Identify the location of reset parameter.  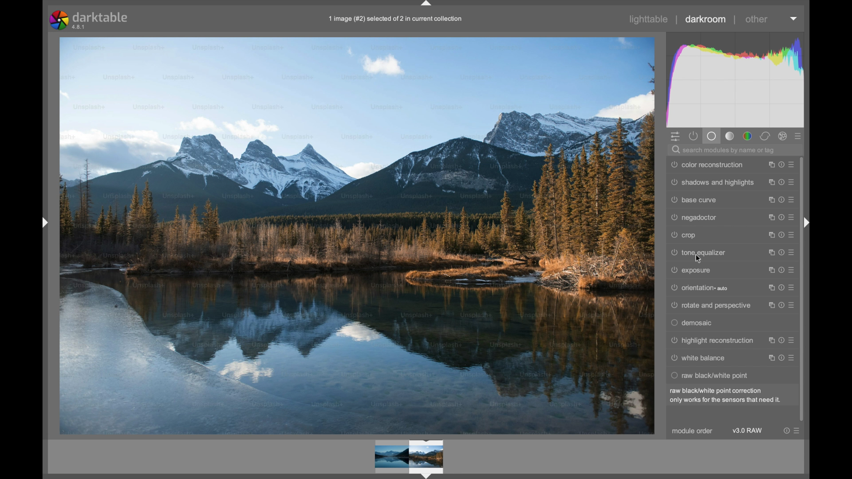
(781, 235).